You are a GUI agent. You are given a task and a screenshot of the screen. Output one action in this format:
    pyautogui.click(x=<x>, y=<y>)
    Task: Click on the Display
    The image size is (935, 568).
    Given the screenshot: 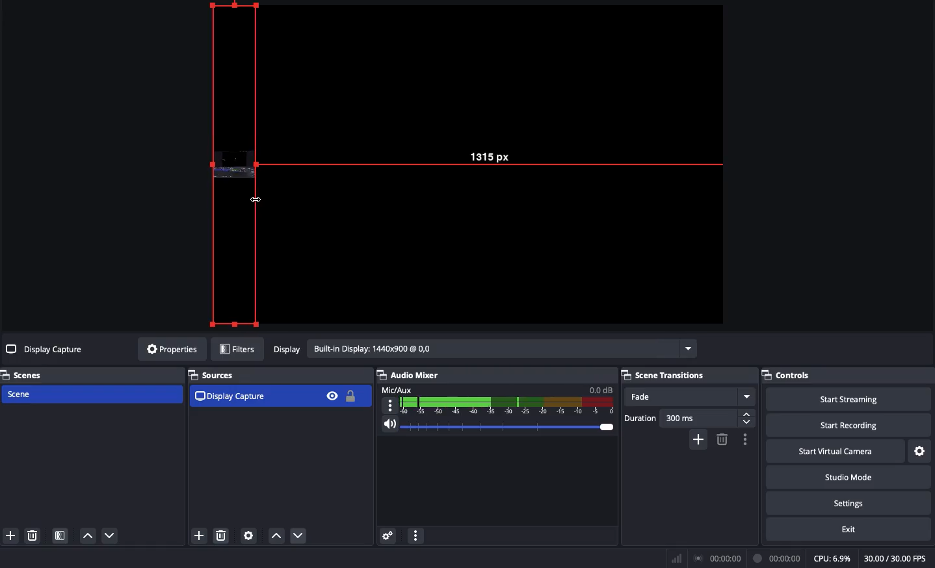 What is the action you would take?
    pyautogui.click(x=483, y=350)
    